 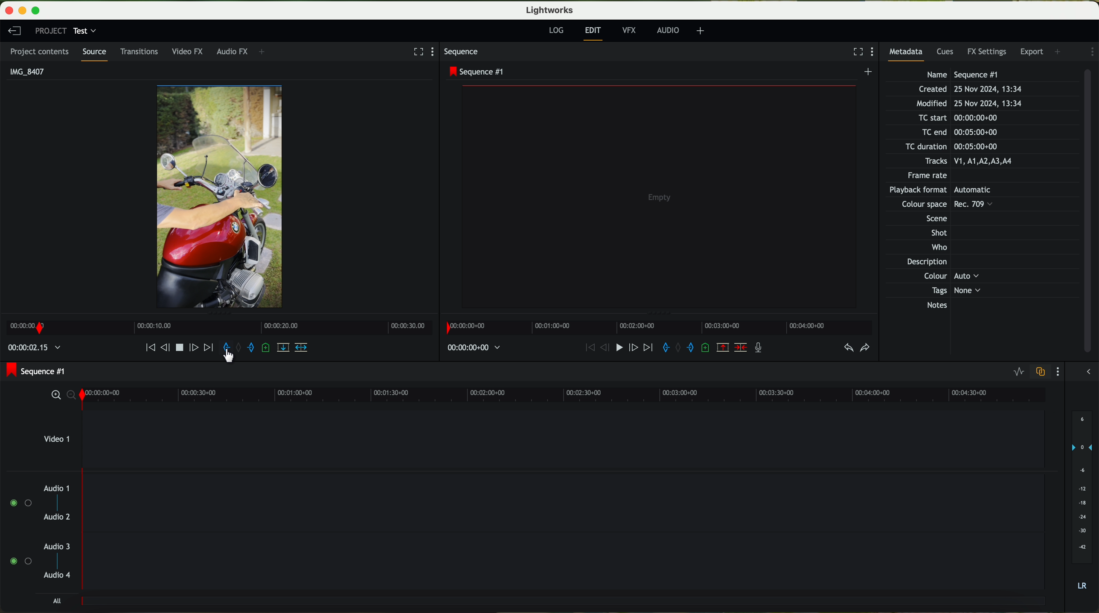 What do you see at coordinates (13, 30) in the screenshot?
I see `leave` at bounding box center [13, 30].